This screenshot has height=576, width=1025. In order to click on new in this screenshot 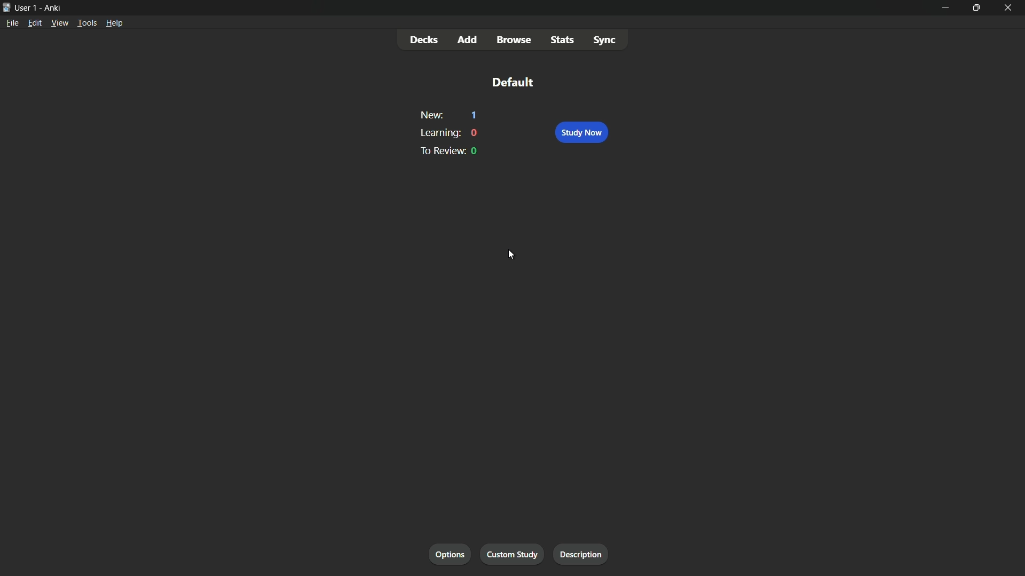, I will do `click(431, 115)`.